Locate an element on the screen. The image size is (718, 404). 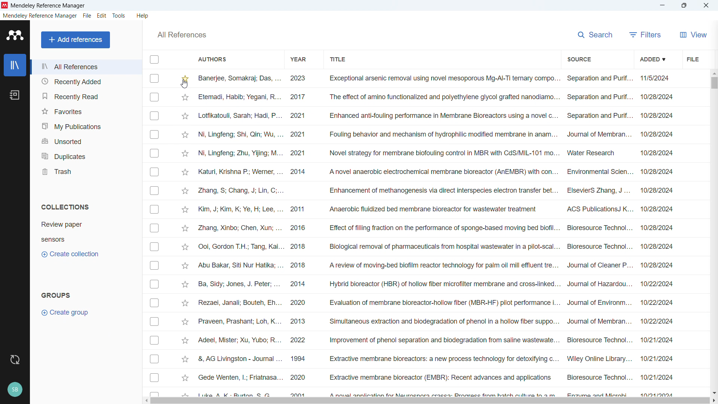
file  is located at coordinates (692, 59).